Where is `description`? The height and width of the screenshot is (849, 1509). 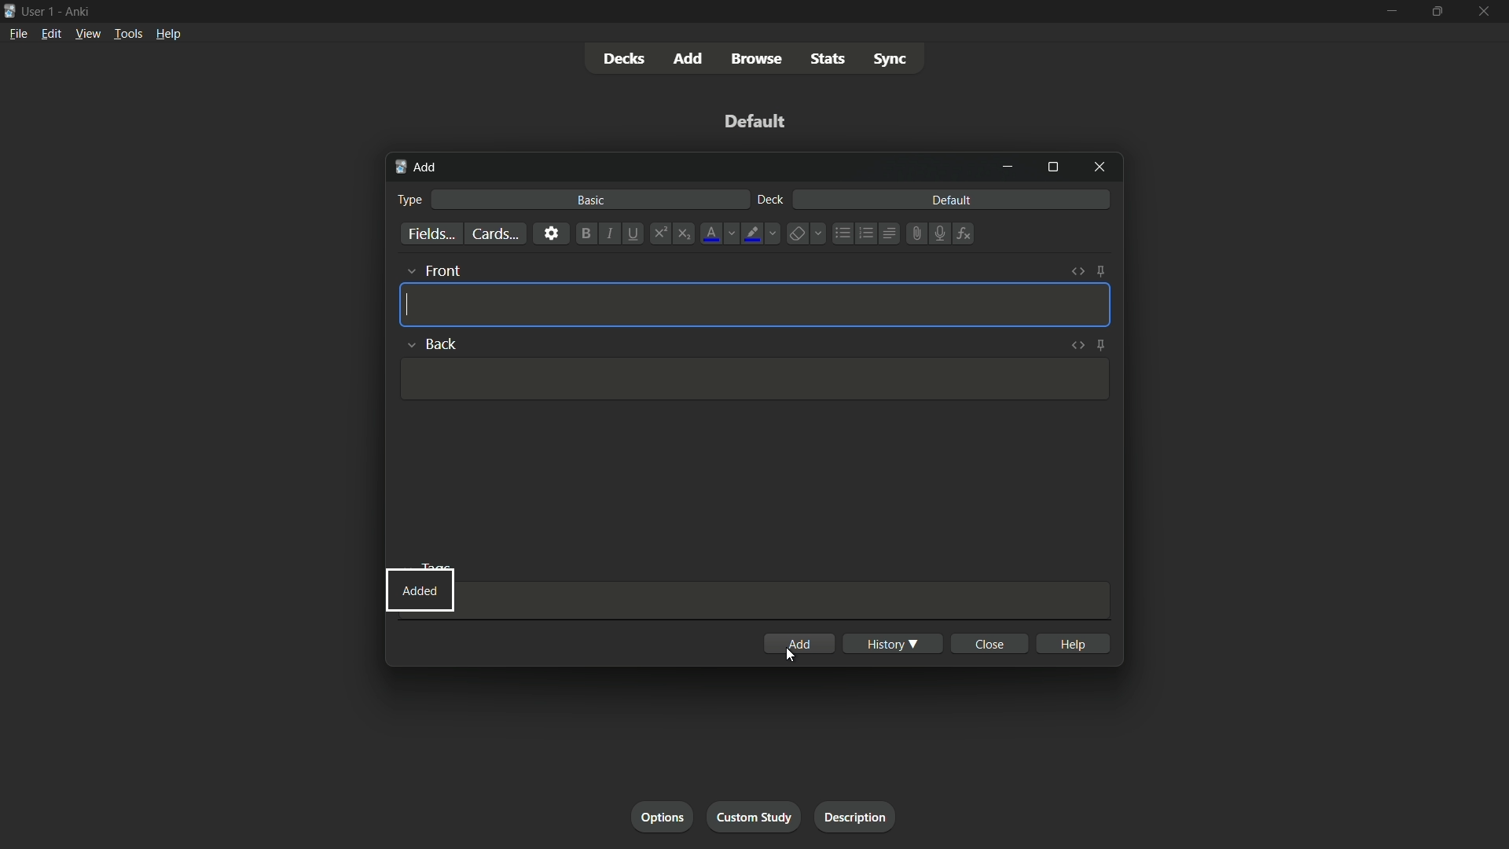 description is located at coordinates (856, 817).